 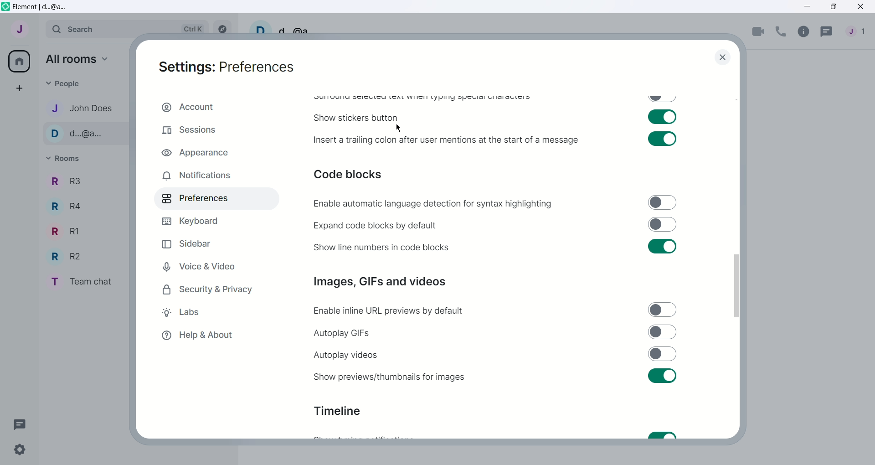 What do you see at coordinates (214, 151) in the screenshot?
I see `Appearance` at bounding box center [214, 151].